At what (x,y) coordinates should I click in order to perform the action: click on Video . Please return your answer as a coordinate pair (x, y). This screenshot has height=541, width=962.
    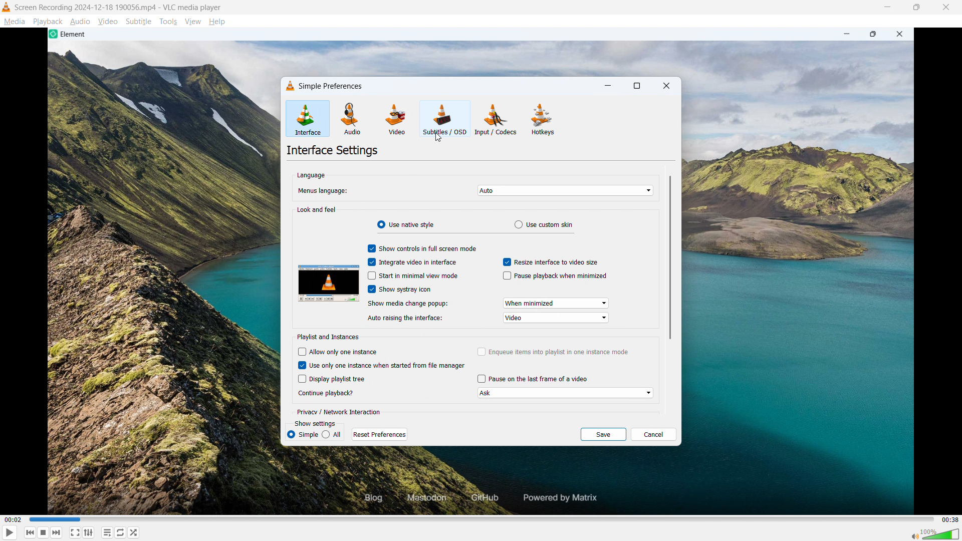
    Looking at the image, I should click on (397, 119).